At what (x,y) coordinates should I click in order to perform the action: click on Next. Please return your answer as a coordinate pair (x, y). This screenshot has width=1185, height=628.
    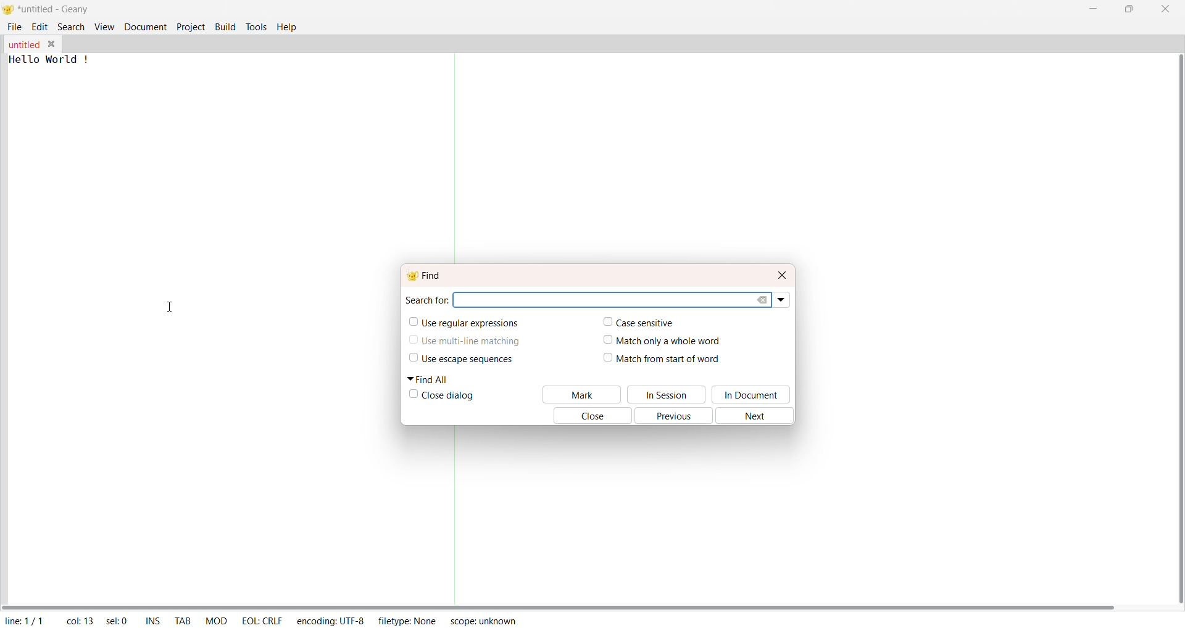
    Looking at the image, I should click on (759, 416).